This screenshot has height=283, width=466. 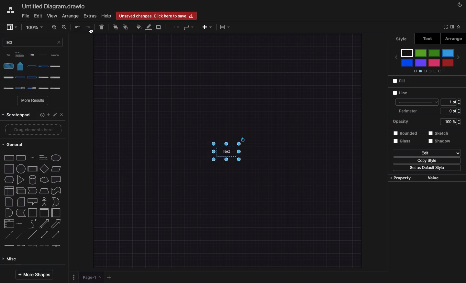 I want to click on Zoom out, so click(x=64, y=28).